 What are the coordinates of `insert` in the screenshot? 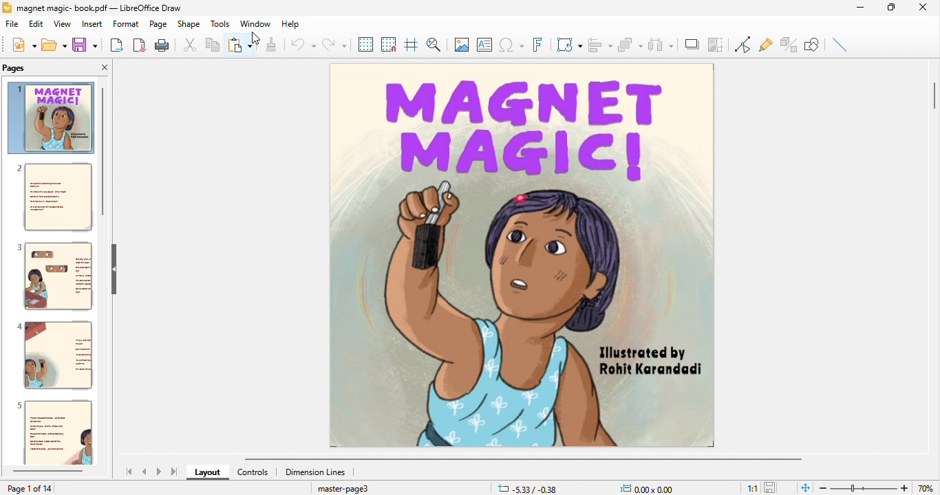 It's located at (93, 25).